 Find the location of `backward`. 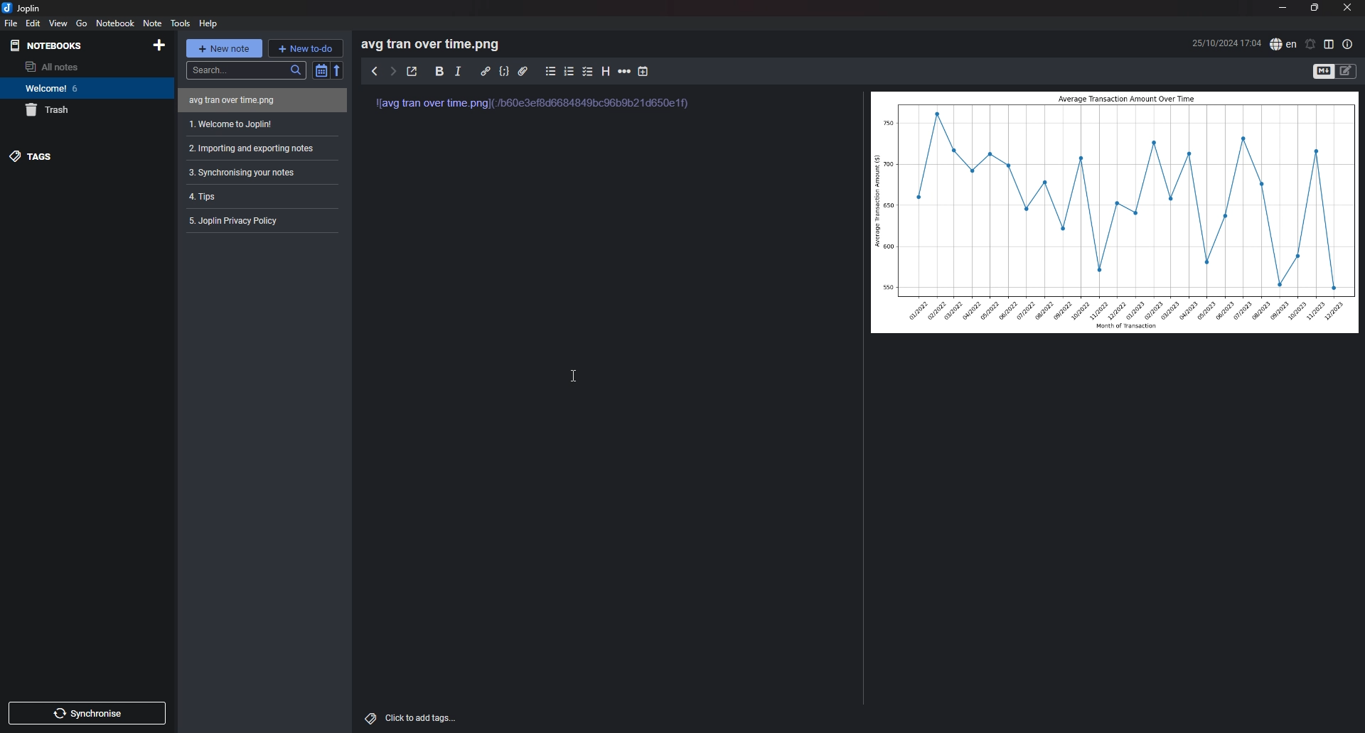

backward is located at coordinates (374, 70).